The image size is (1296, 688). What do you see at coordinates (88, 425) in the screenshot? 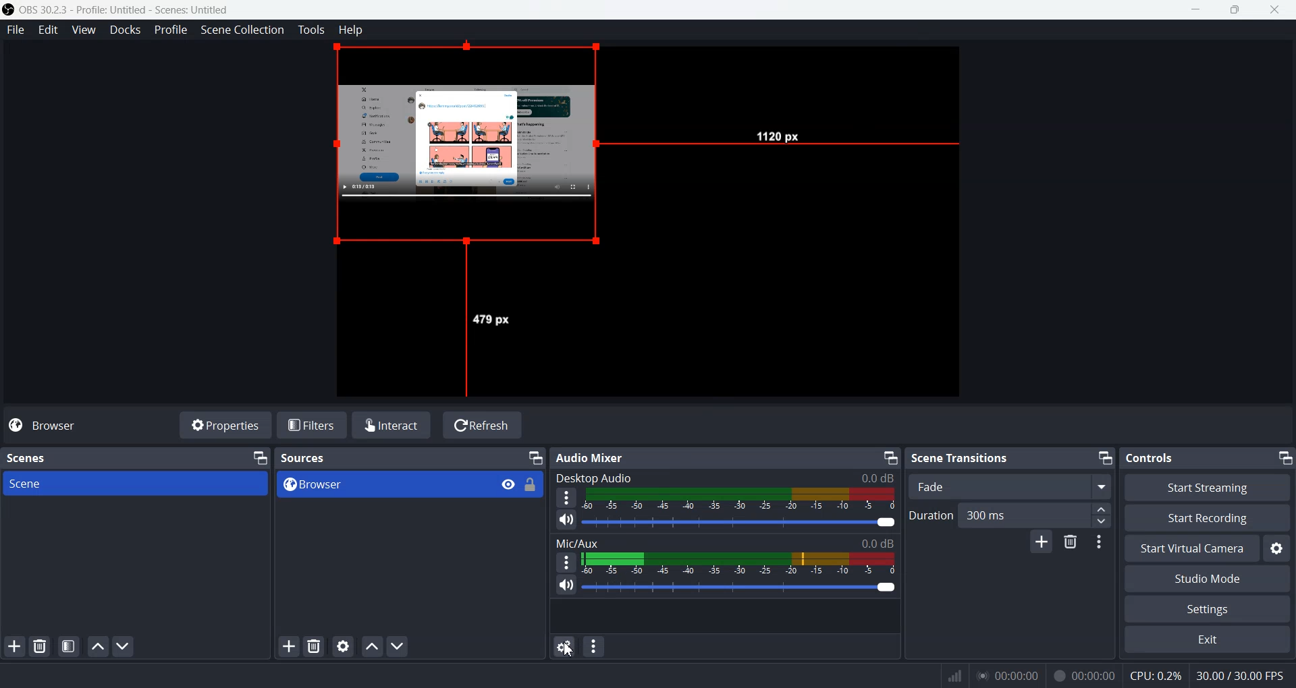
I see `Browser` at bounding box center [88, 425].